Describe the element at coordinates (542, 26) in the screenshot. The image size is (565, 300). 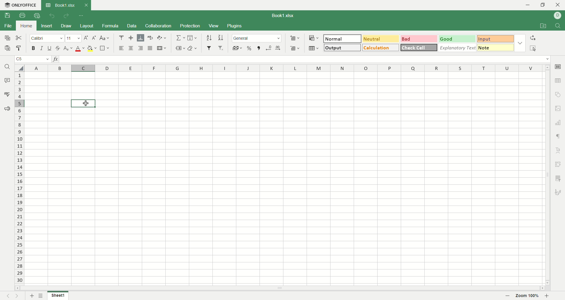
I see `open file location` at that location.